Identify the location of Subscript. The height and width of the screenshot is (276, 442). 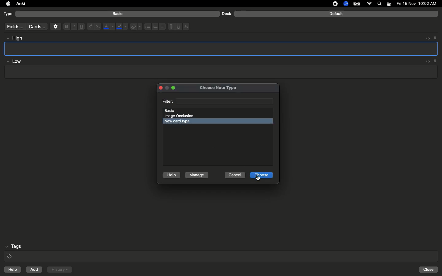
(98, 27).